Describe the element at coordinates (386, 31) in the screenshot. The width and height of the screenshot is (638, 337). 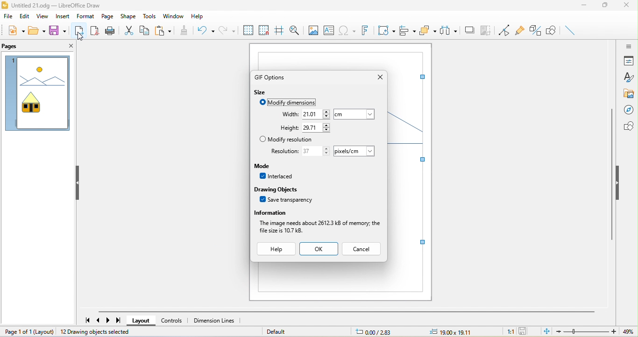
I see `transformations` at that location.